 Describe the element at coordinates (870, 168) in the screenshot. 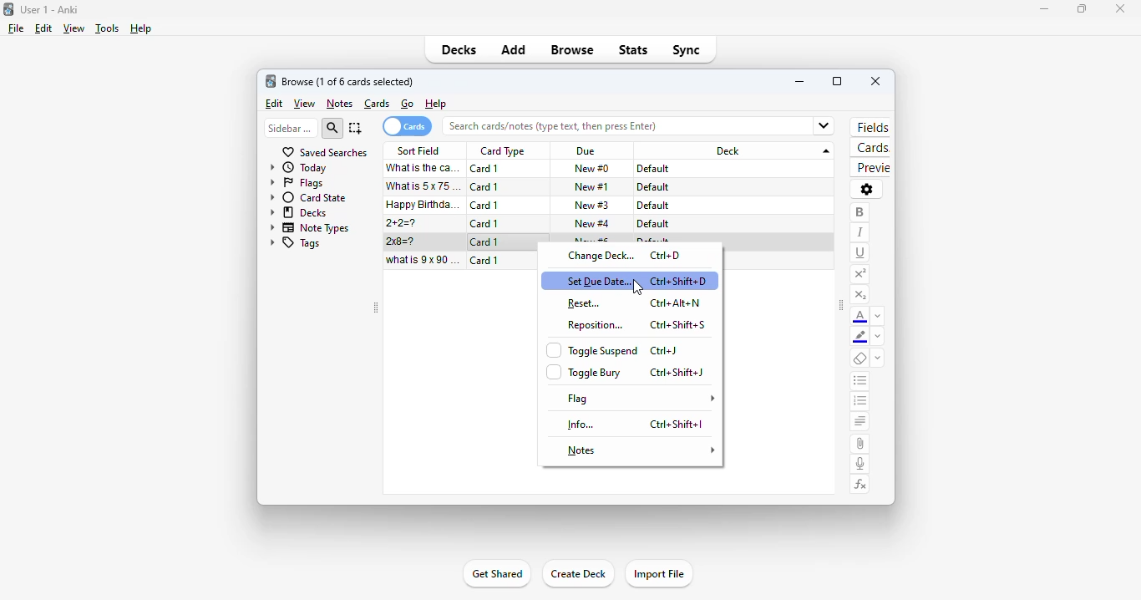

I see `preview` at that location.